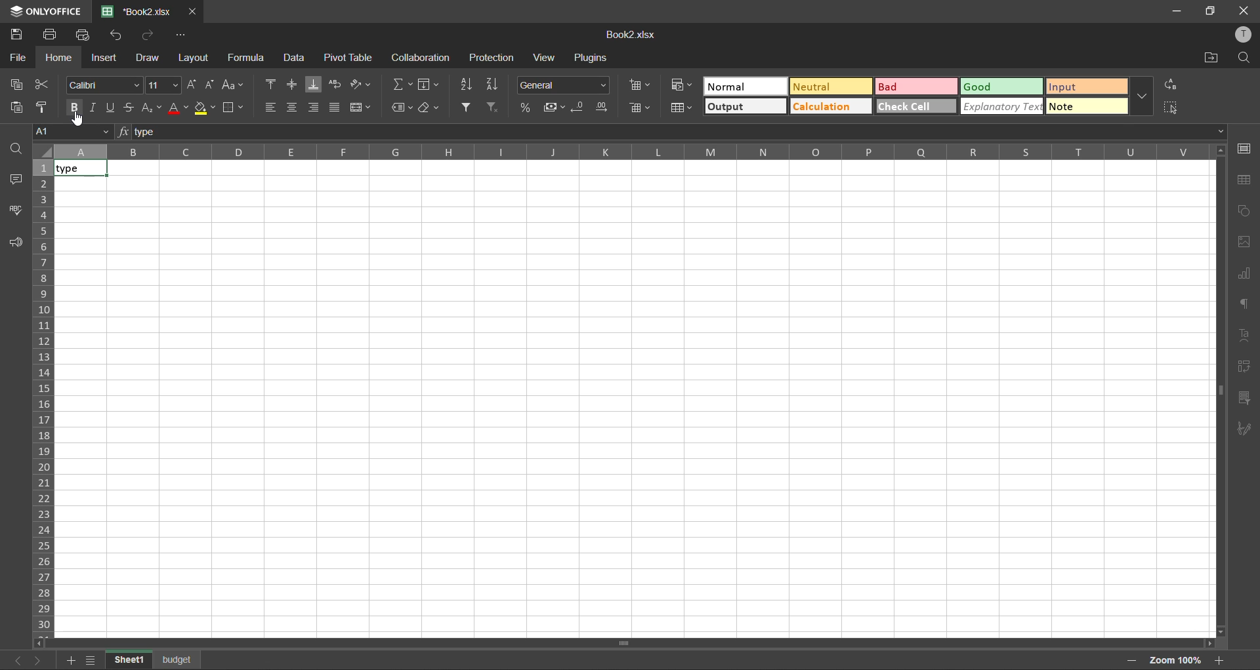 The image size is (1260, 670). I want to click on find, so click(16, 148).